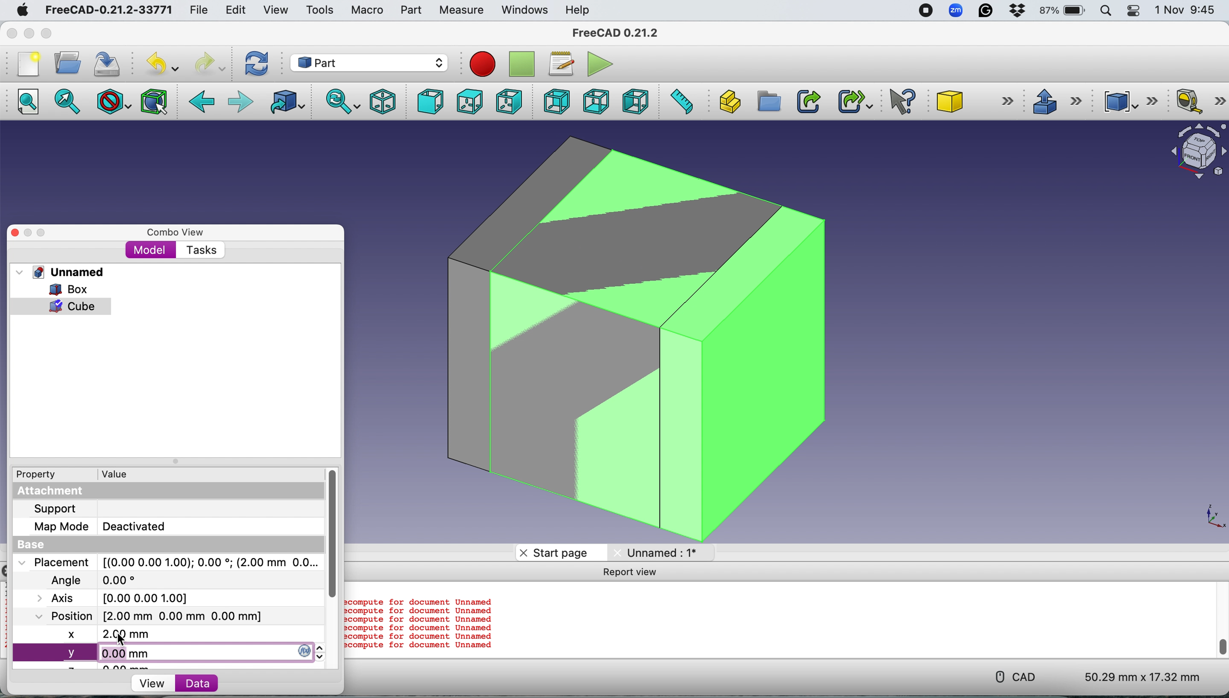 This screenshot has height=698, width=1229. What do you see at coordinates (383, 100) in the screenshot?
I see `Isometric` at bounding box center [383, 100].